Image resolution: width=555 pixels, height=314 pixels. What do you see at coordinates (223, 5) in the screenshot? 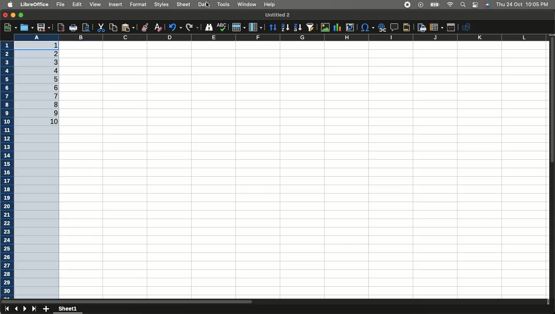
I see `Tools` at bounding box center [223, 5].